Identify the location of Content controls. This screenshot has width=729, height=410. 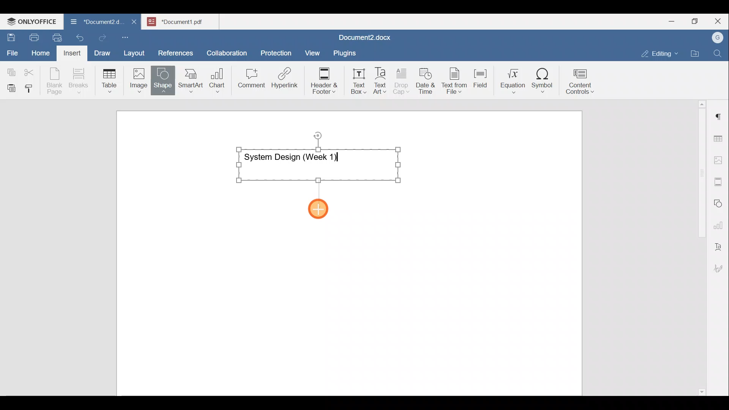
(581, 84).